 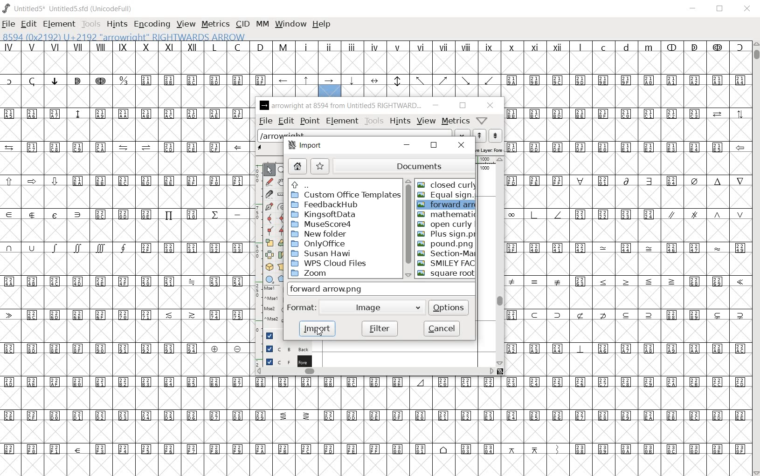 I want to click on scrollbar, so click(x=375, y=373).